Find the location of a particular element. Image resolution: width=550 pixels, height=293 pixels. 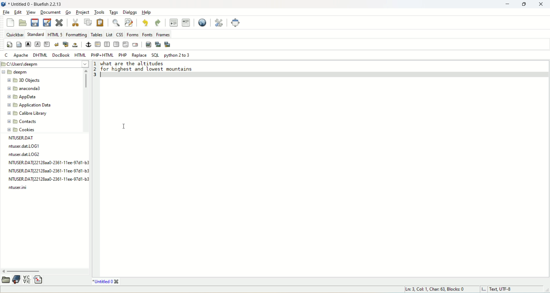

HTML comment is located at coordinates (126, 44).